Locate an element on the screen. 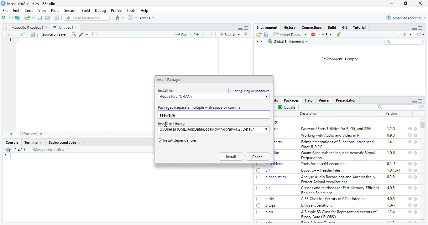 This screenshot has width=428, height=225. Install from: is located at coordinates (169, 91).